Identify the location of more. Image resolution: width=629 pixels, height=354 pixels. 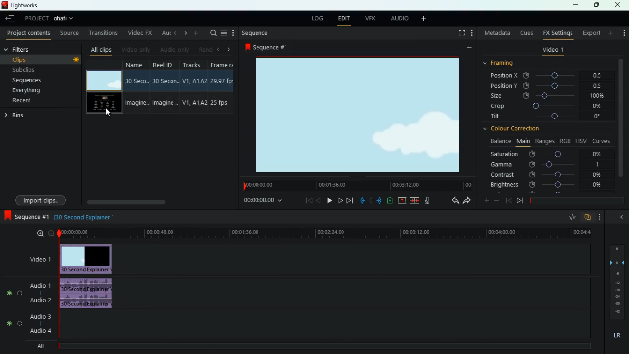
(426, 19).